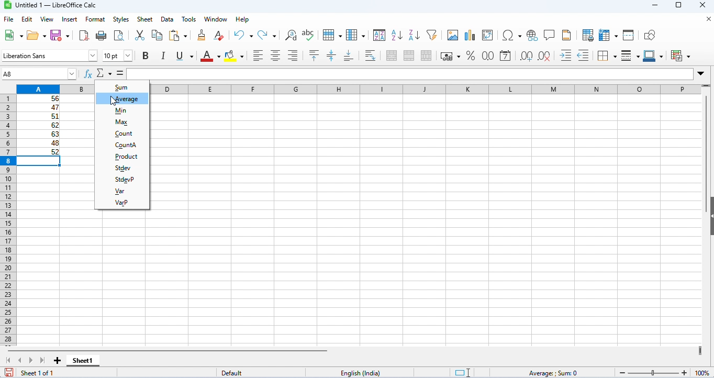  Describe the element at coordinates (121, 19) in the screenshot. I see `styles` at that location.